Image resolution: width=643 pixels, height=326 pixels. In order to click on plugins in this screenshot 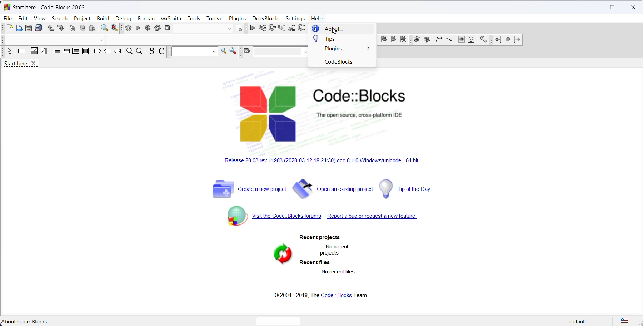, I will do `click(344, 51)`.